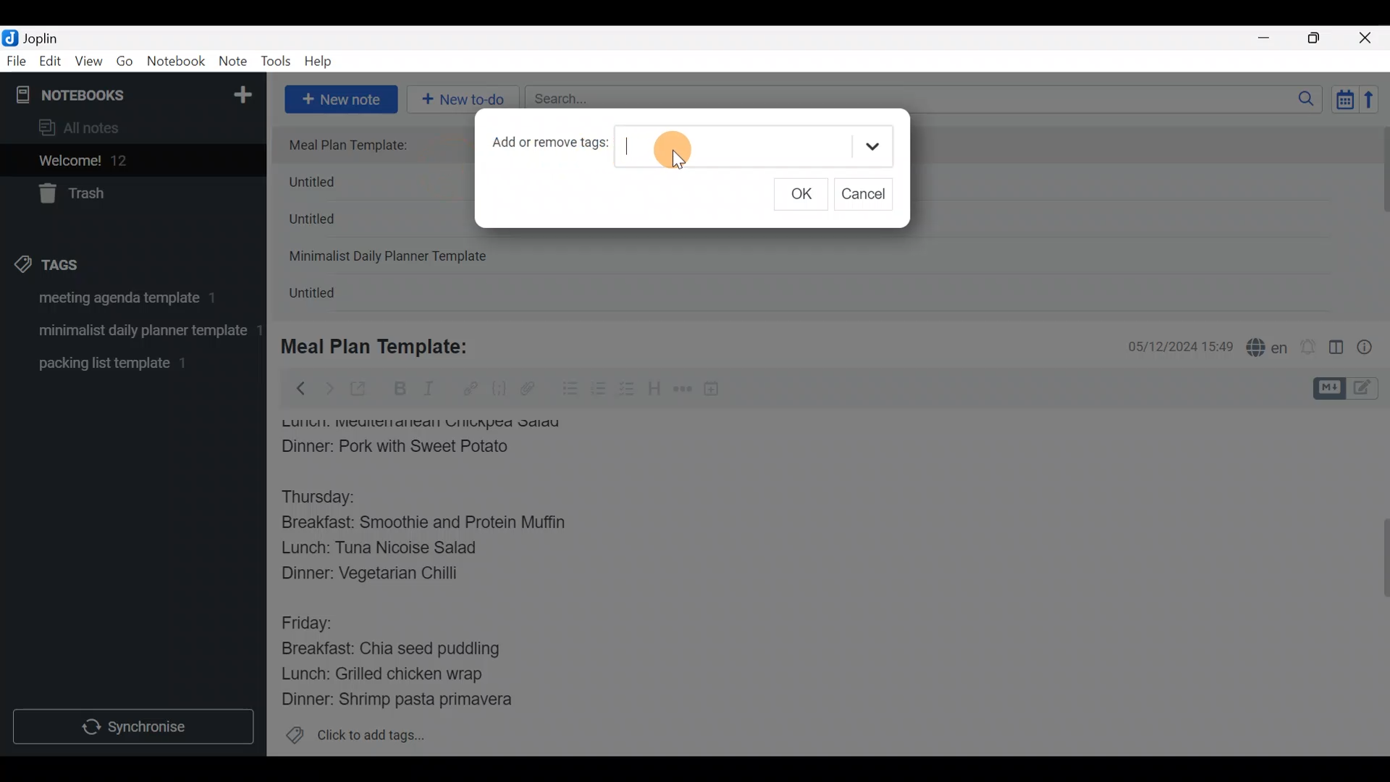 This screenshot has width=1390, height=782. What do you see at coordinates (295, 387) in the screenshot?
I see `Back` at bounding box center [295, 387].